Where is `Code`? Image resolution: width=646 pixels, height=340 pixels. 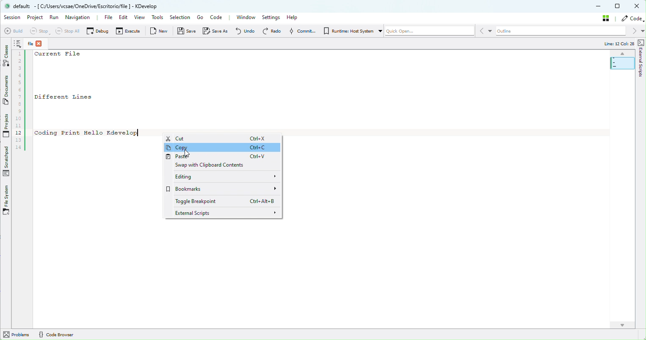
Code is located at coordinates (218, 17).